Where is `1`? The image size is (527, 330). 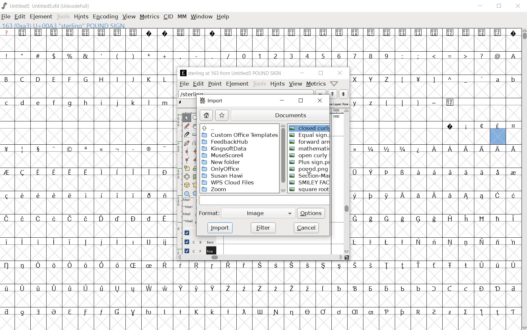 1 is located at coordinates (259, 56).